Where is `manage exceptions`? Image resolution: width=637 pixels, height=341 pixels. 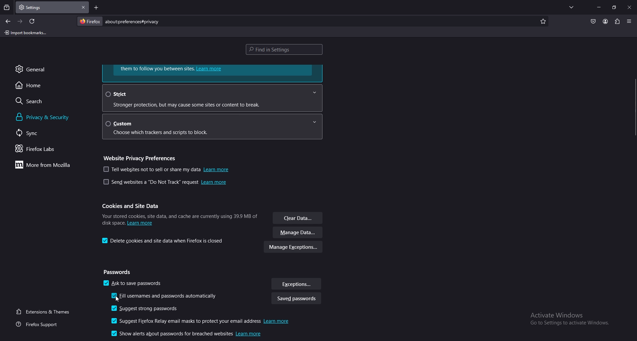
manage exceptions is located at coordinates (294, 248).